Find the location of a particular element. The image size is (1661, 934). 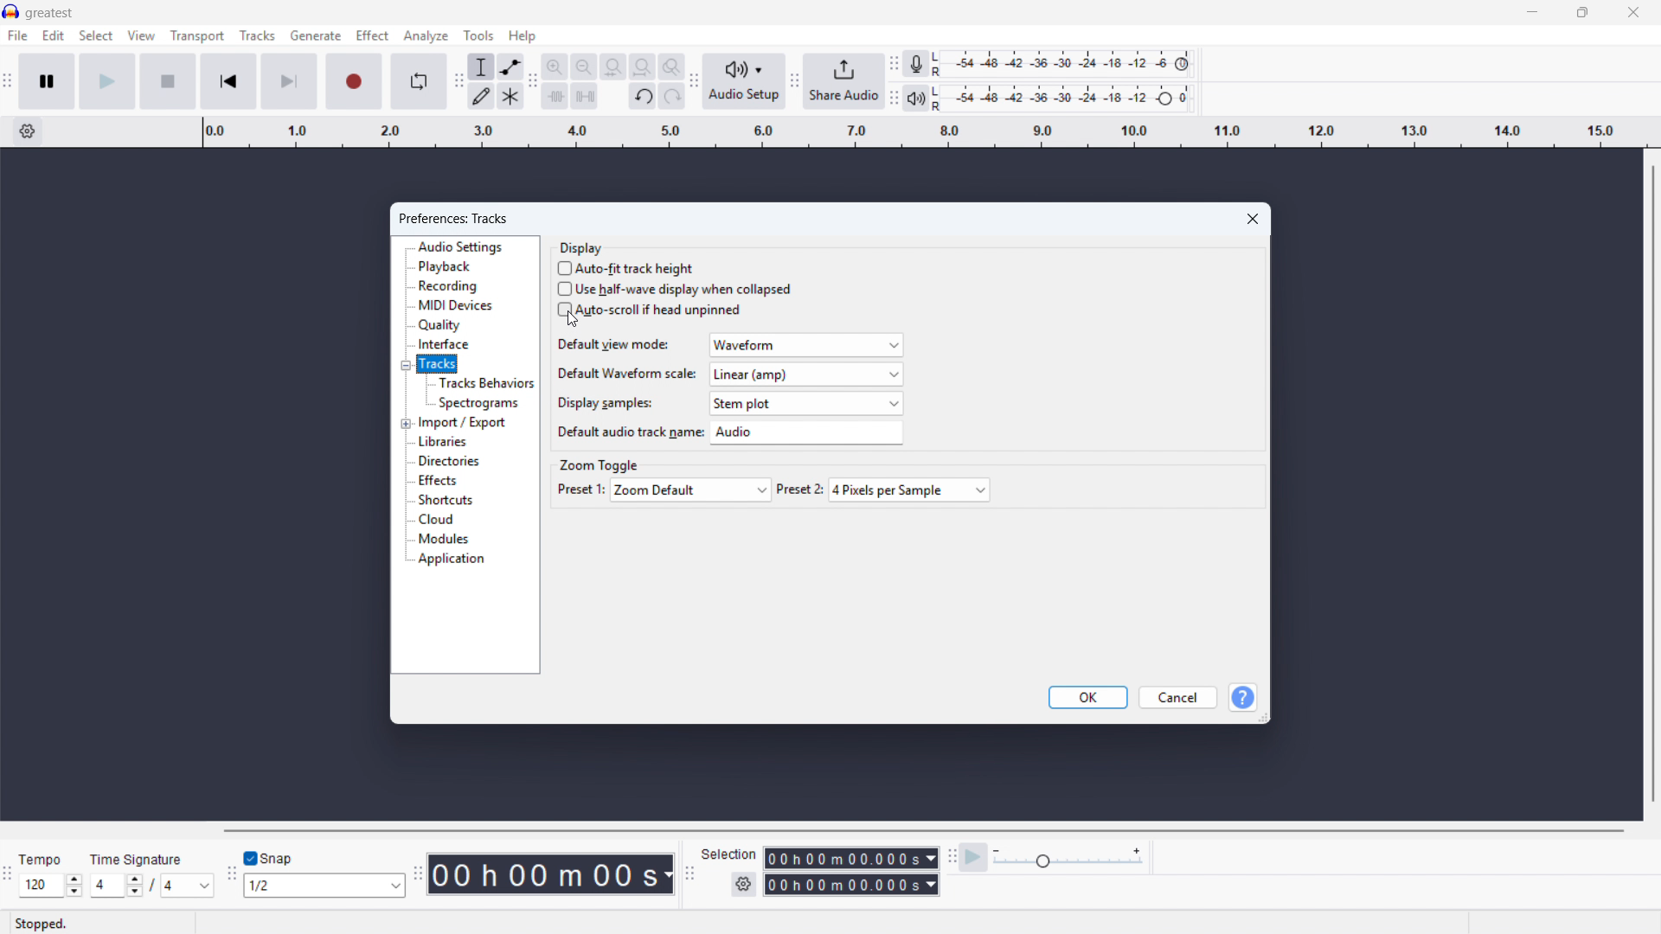

Audio settings  is located at coordinates (461, 247).